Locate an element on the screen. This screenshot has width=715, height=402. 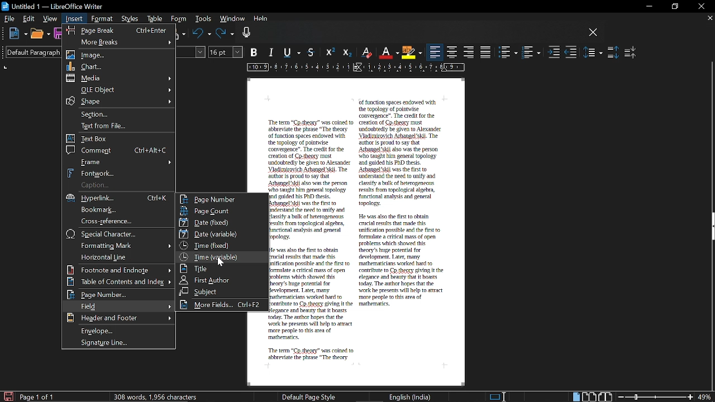
Page number is located at coordinates (118, 295).